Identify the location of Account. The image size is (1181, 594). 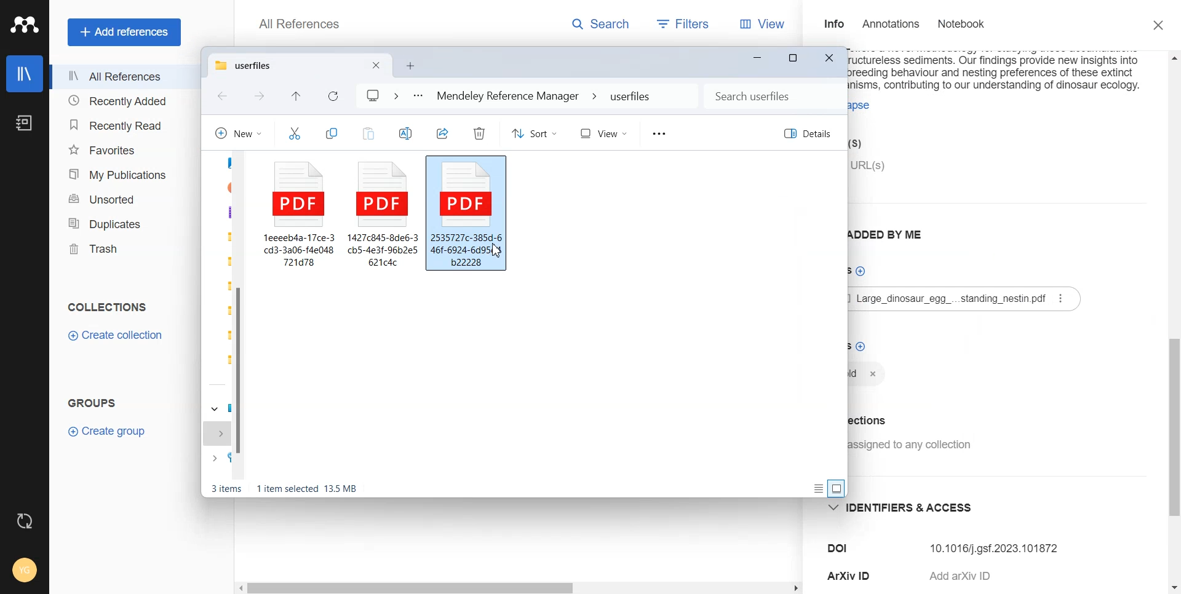
(25, 571).